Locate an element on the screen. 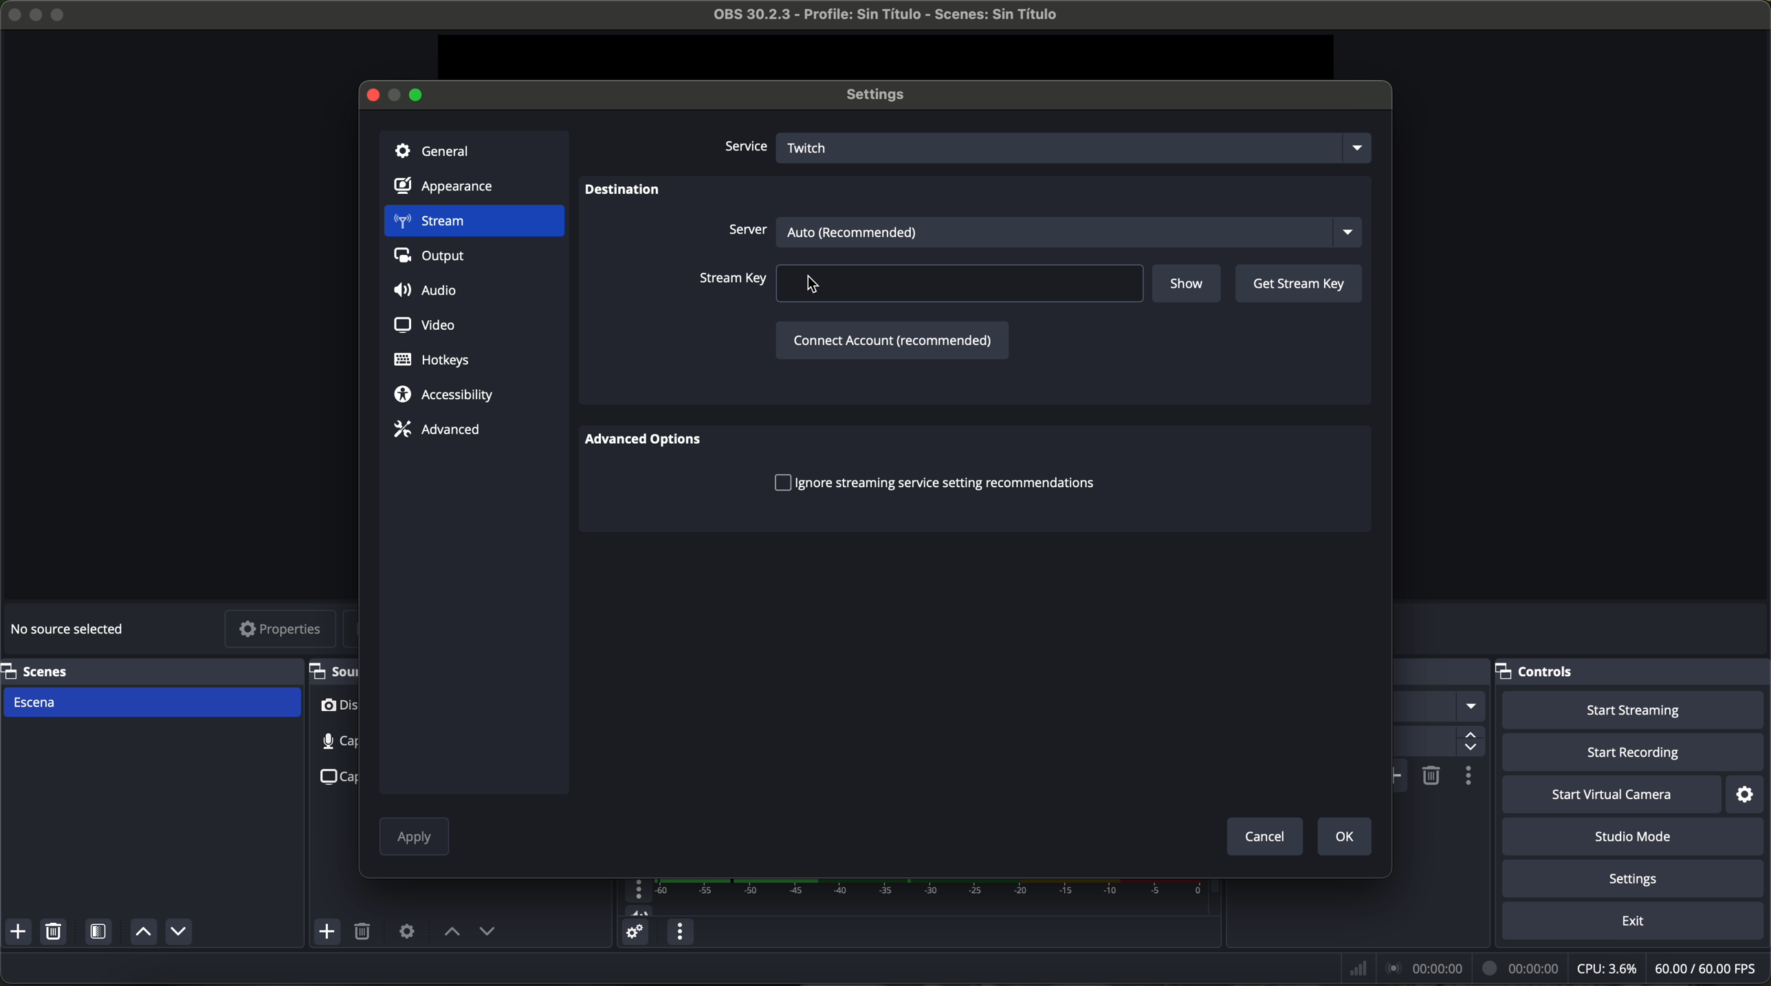 Image resolution: width=1771 pixels, height=986 pixels. start recording is located at coordinates (1635, 754).